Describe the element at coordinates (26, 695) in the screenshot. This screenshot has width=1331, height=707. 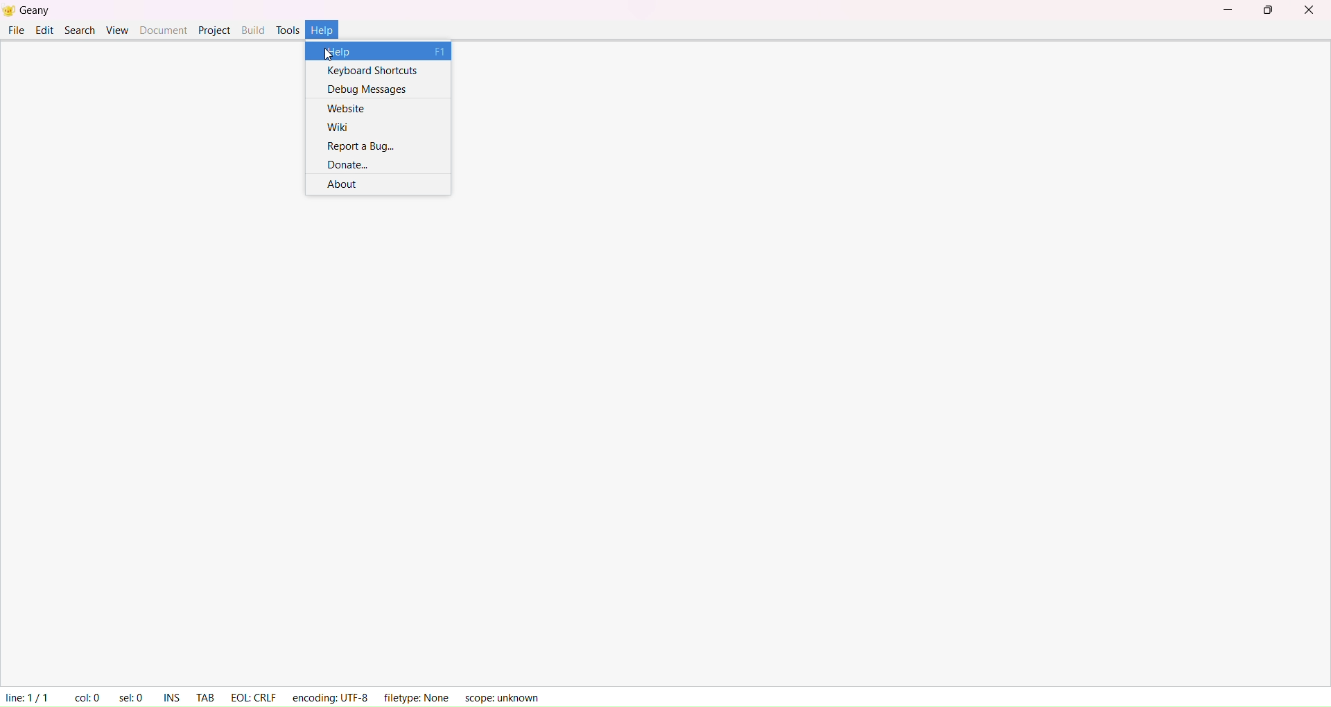
I see `line` at that location.